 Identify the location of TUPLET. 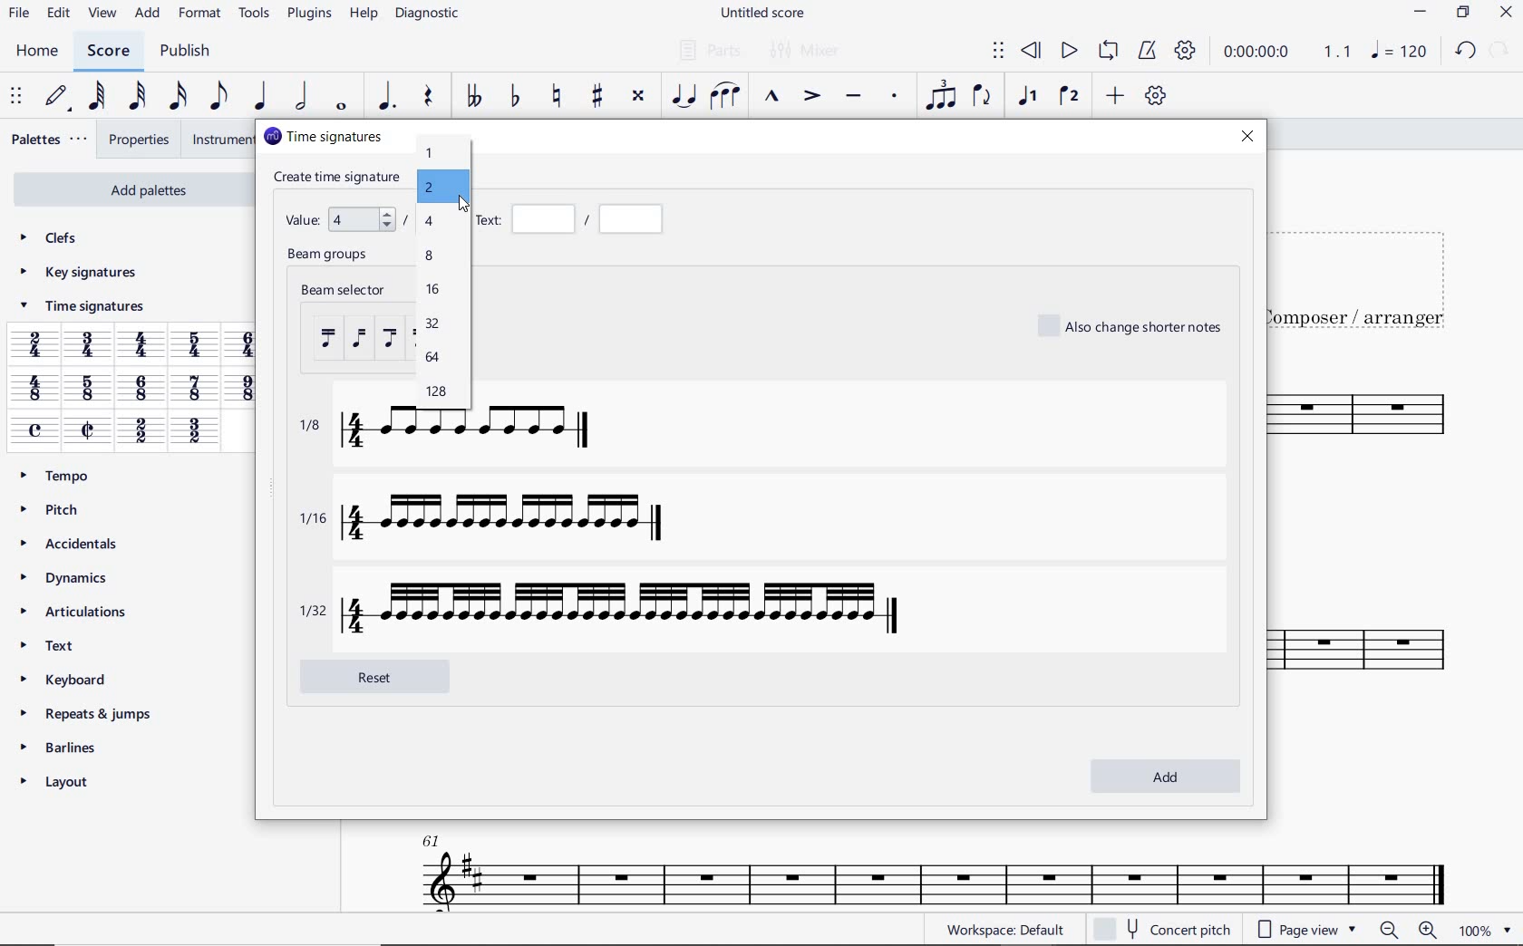
(939, 97).